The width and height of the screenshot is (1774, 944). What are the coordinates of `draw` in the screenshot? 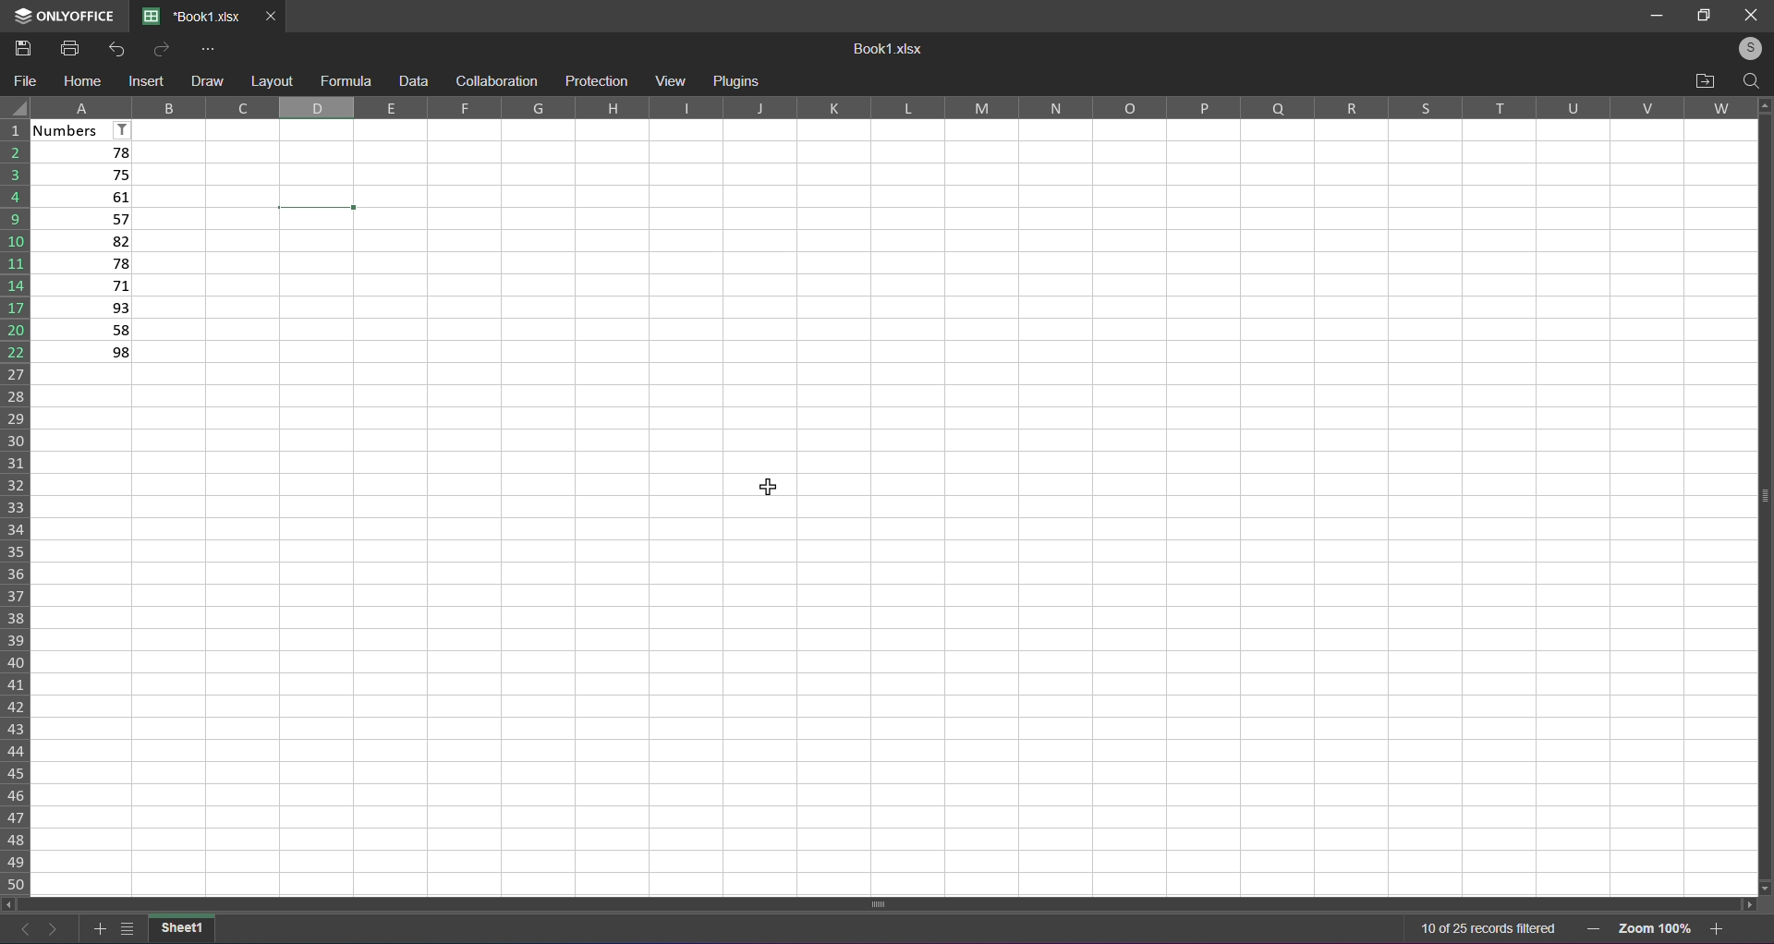 It's located at (206, 79).